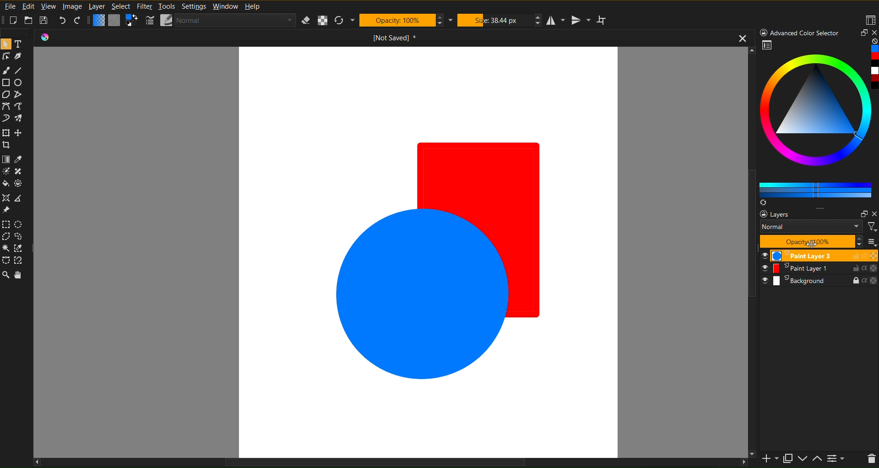 This screenshot has width=879, height=468. What do you see at coordinates (305, 21) in the screenshot?
I see `Erase` at bounding box center [305, 21].